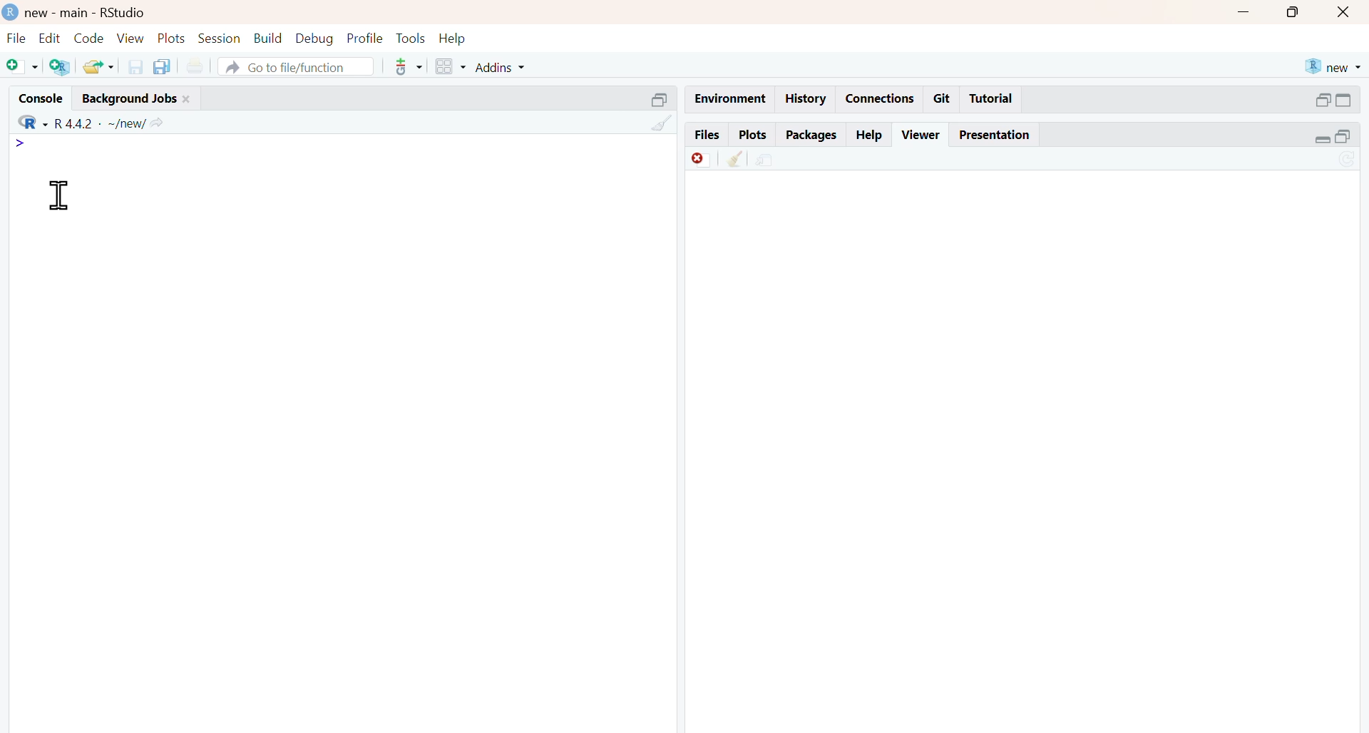 The width and height of the screenshot is (1369, 733). Describe the element at coordinates (501, 68) in the screenshot. I see `addins` at that location.